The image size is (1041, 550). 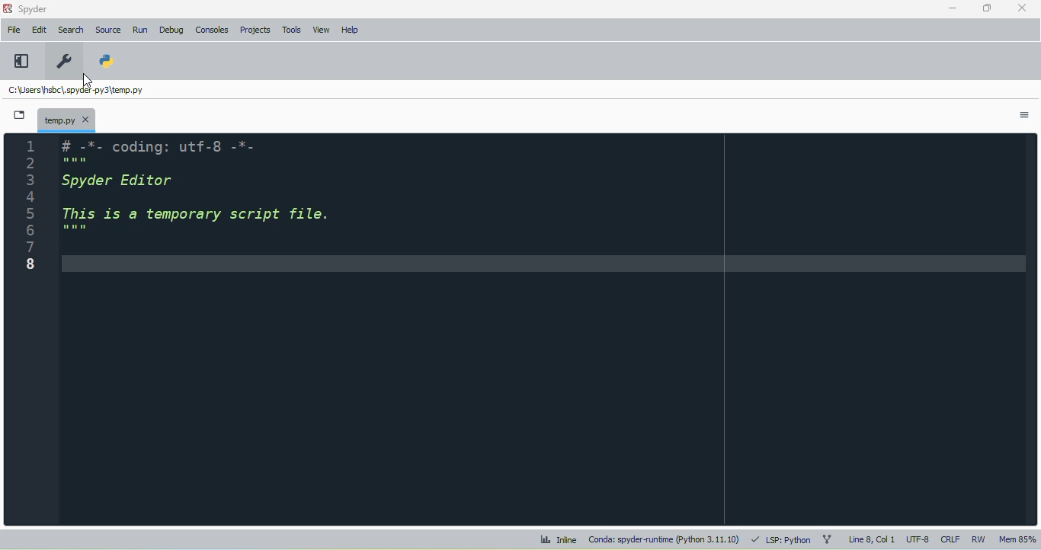 I want to click on conda: spyder-runtime (python 3. 11. 10), so click(x=664, y=539).